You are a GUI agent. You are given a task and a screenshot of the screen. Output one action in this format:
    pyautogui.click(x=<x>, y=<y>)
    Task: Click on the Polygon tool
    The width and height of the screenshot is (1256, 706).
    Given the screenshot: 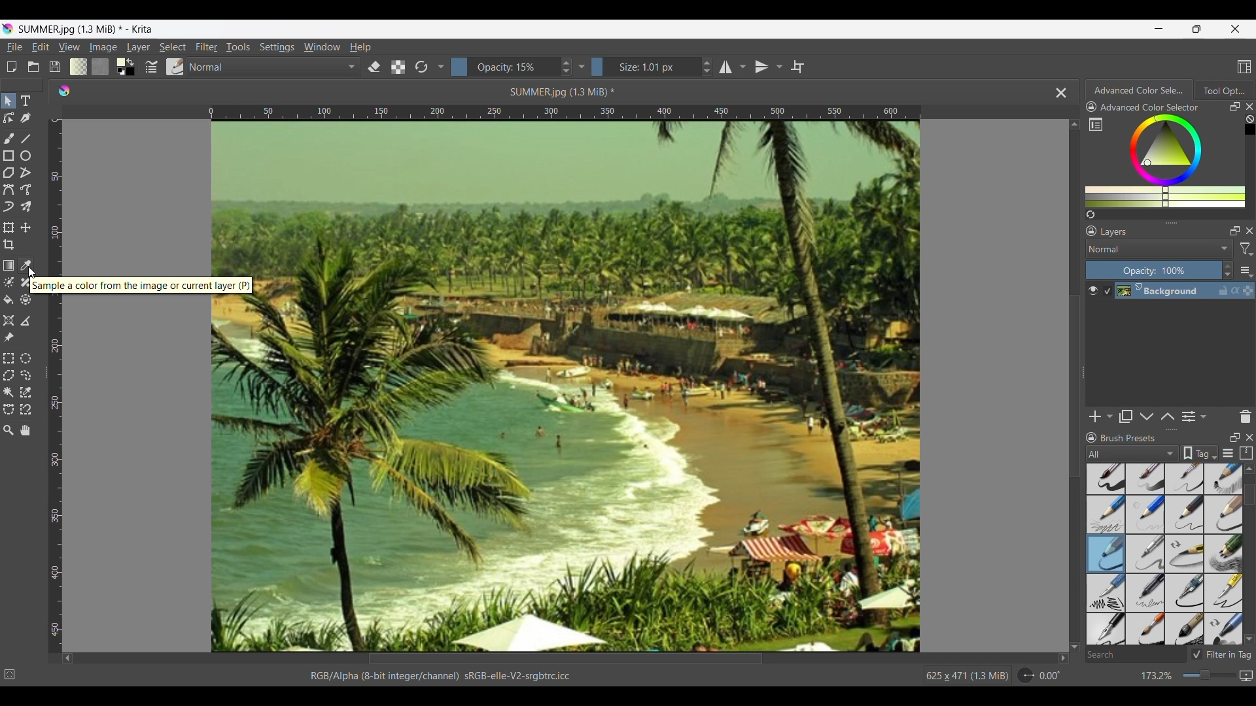 What is the action you would take?
    pyautogui.click(x=9, y=173)
    